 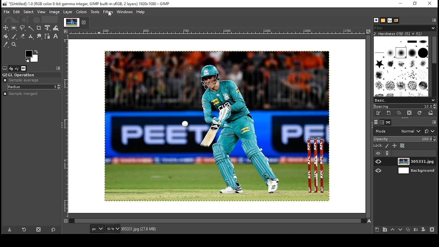 I want to click on windows, so click(x=124, y=12).